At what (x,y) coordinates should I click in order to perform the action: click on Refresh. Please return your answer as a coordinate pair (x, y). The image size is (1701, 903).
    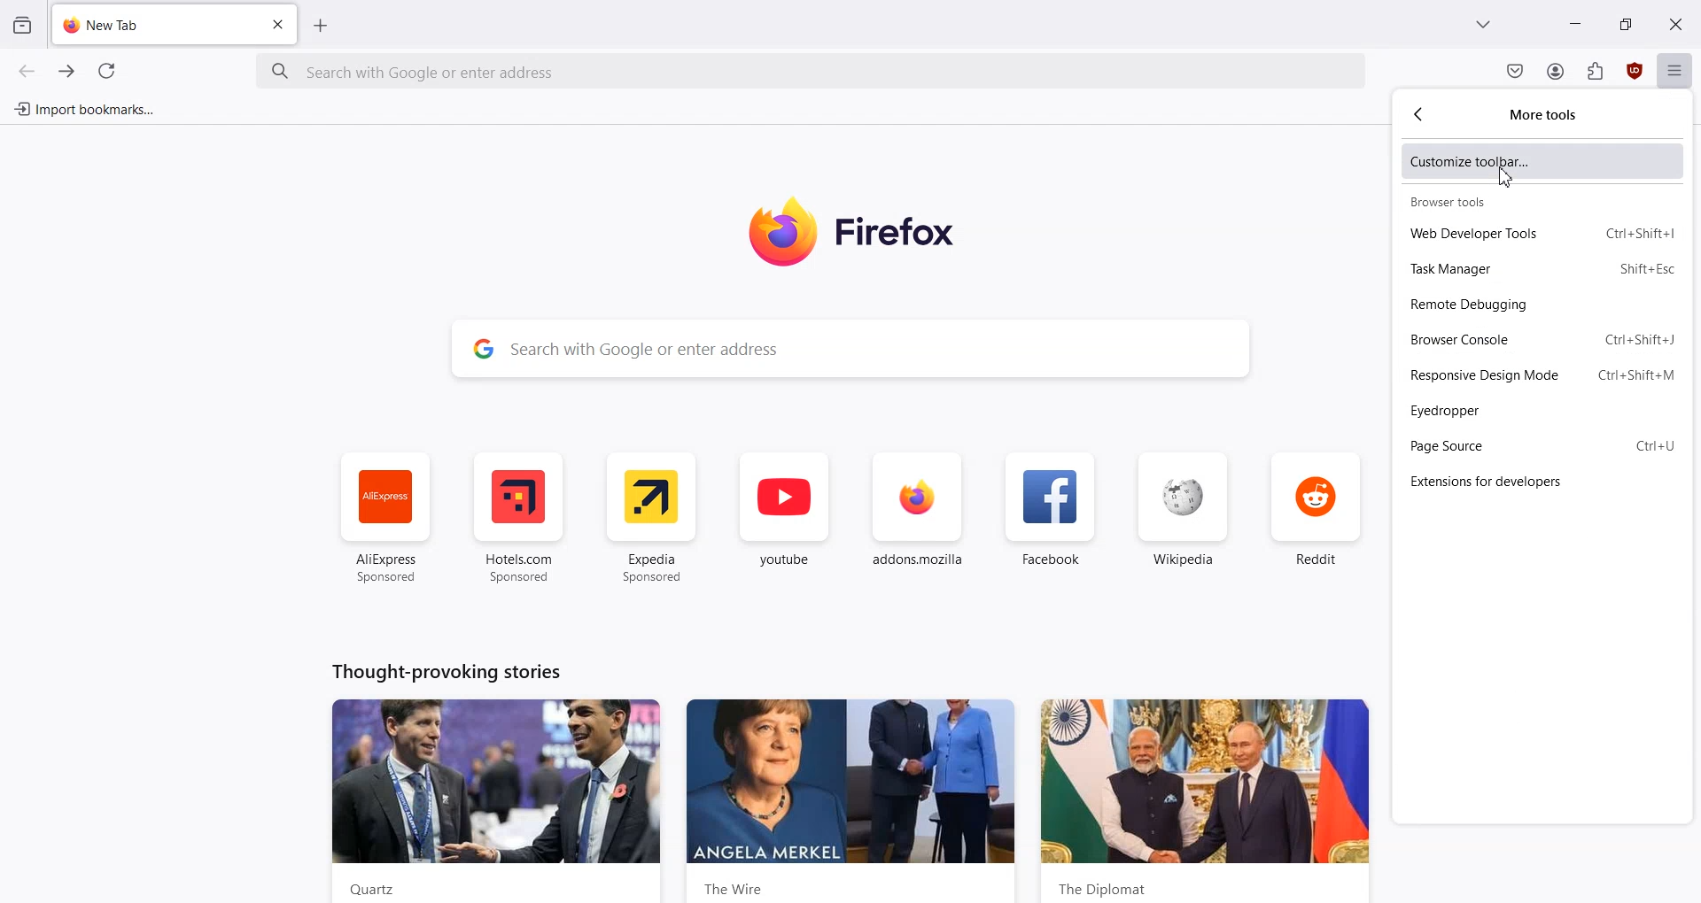
    Looking at the image, I should click on (107, 71).